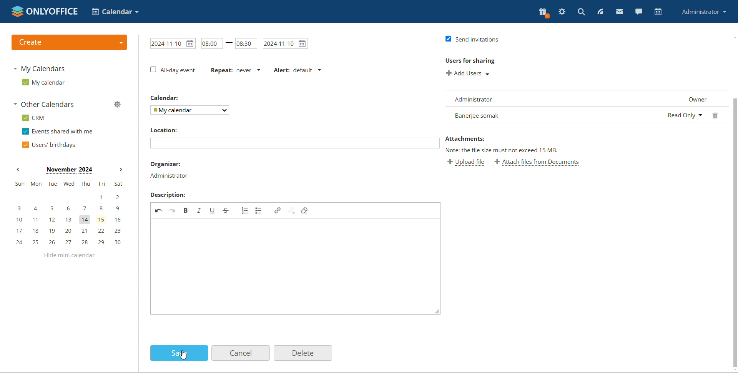  I want to click on owner, so click(694, 99).